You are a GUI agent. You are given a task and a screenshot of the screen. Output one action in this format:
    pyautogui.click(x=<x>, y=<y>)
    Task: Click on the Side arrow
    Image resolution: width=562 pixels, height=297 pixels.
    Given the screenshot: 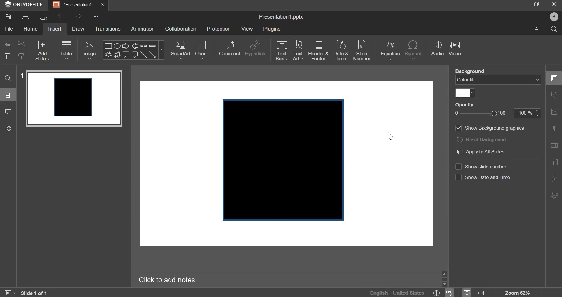 What is the action you would take?
    pyautogui.click(x=152, y=55)
    